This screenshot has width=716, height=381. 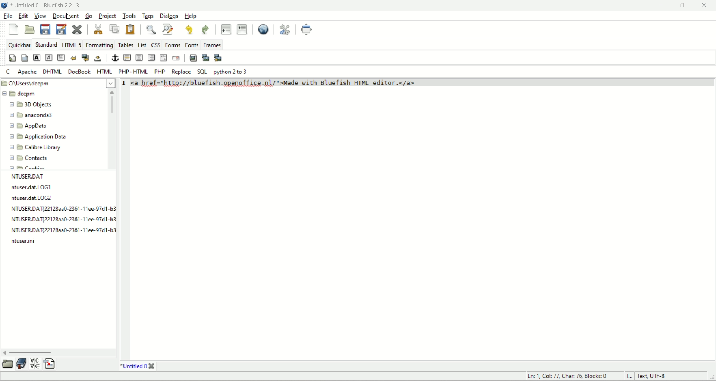 I want to click on break and clear, so click(x=85, y=57).